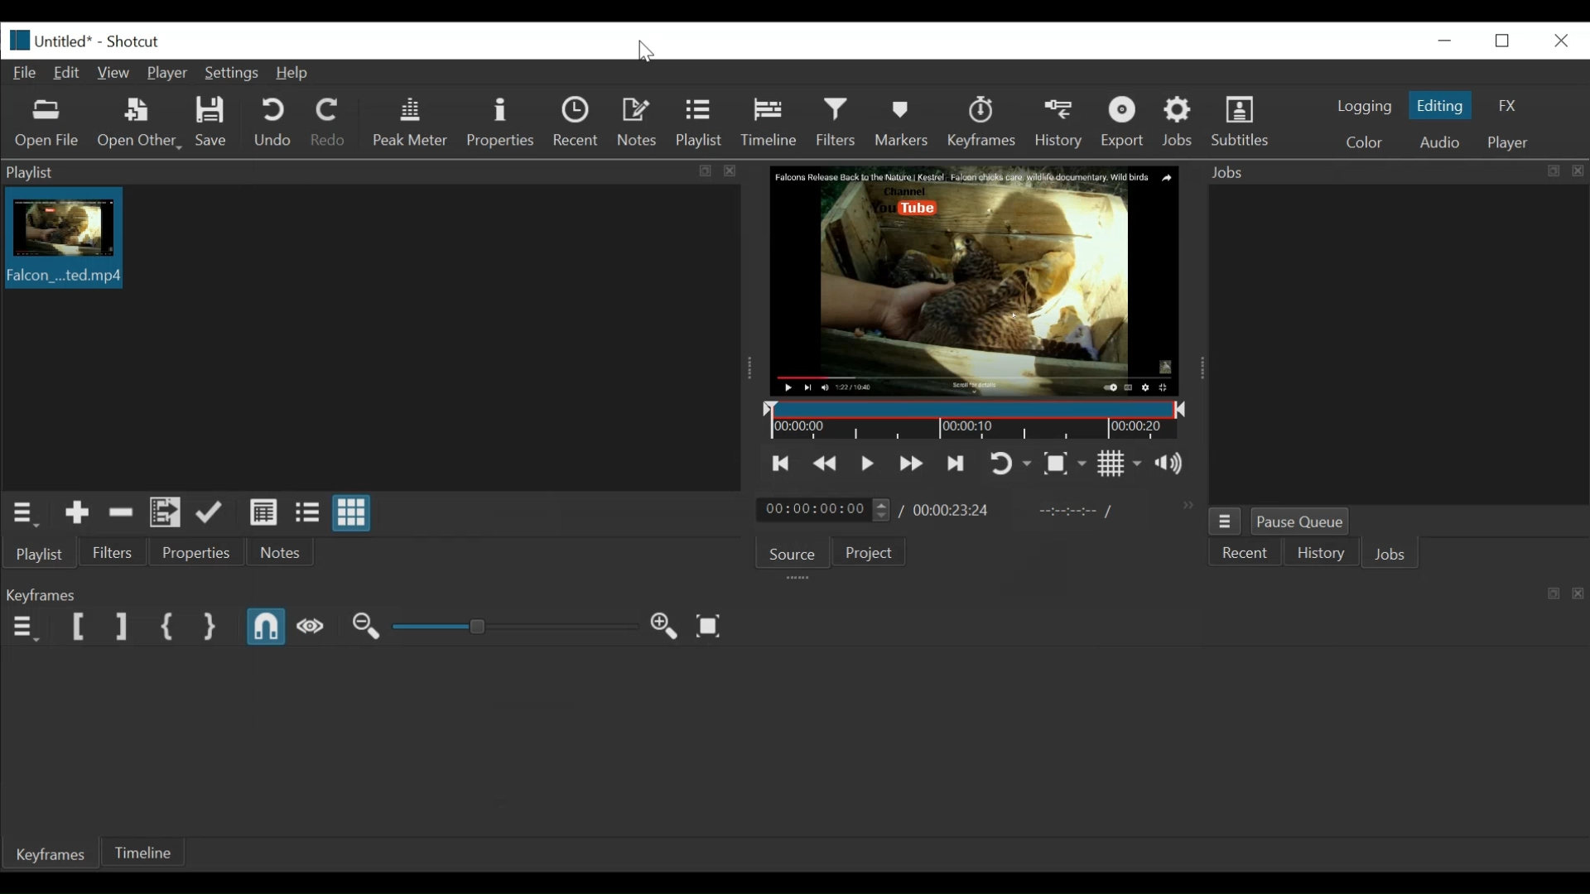 The image size is (1590, 894). Describe the element at coordinates (215, 122) in the screenshot. I see `Save` at that location.